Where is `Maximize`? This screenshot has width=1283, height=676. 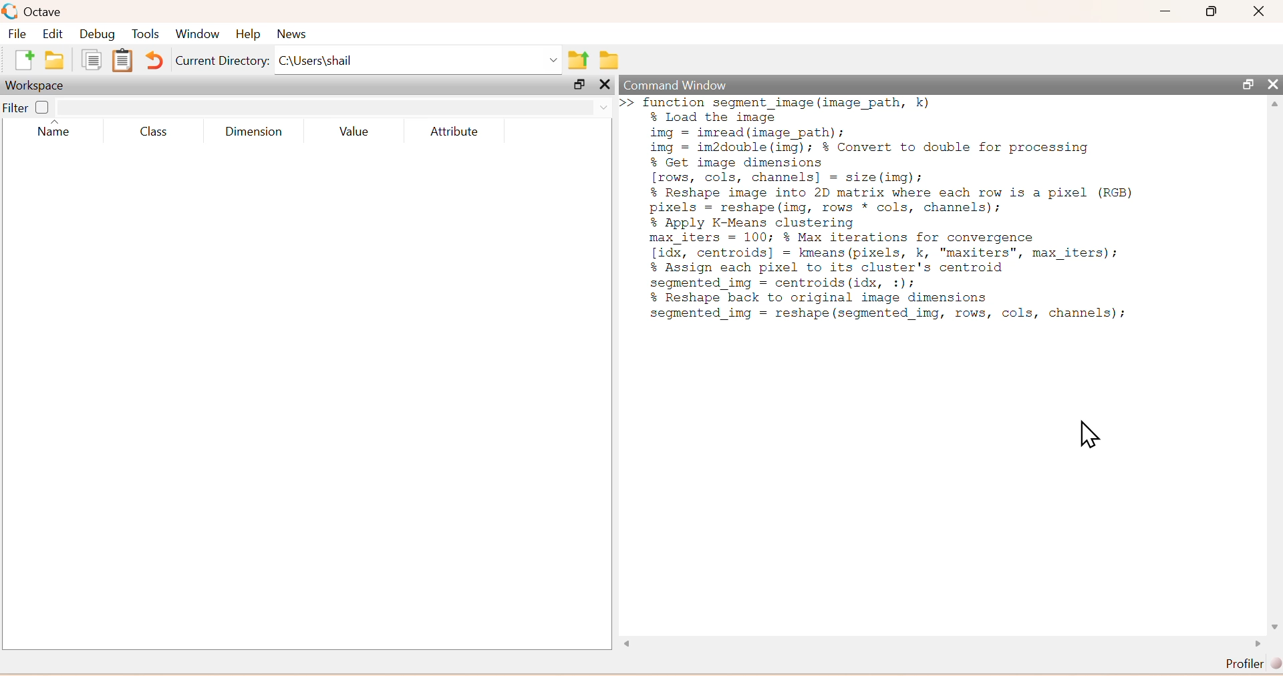
Maximize is located at coordinates (577, 85).